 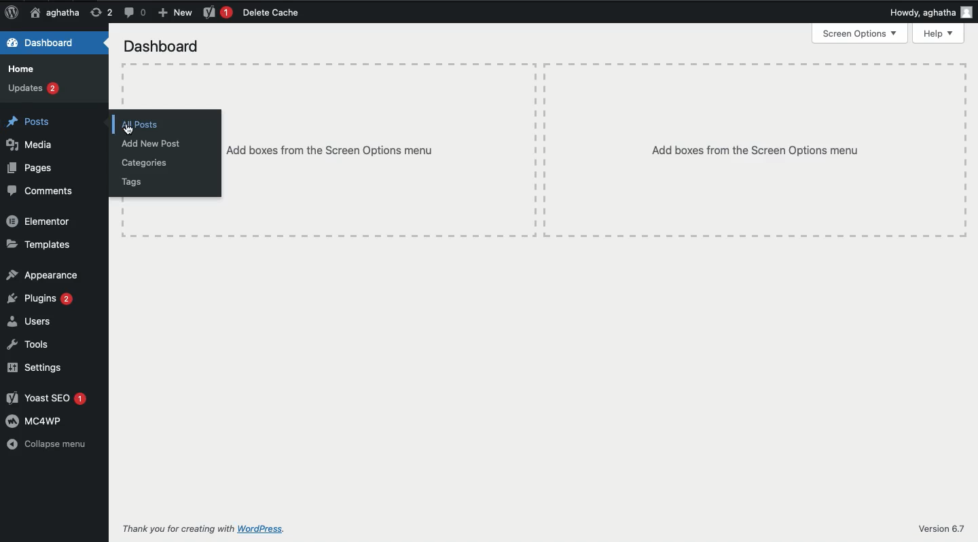 What do you see at coordinates (54, 13) in the screenshot?
I see `Home aghatha` at bounding box center [54, 13].